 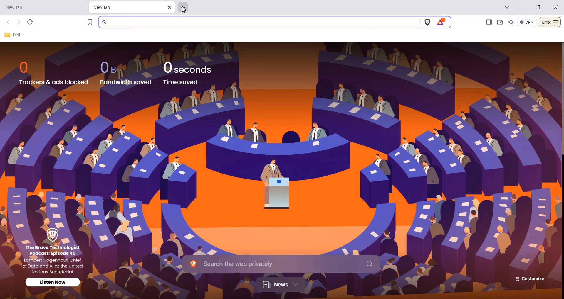 I want to click on Add new tab, so click(x=184, y=6).